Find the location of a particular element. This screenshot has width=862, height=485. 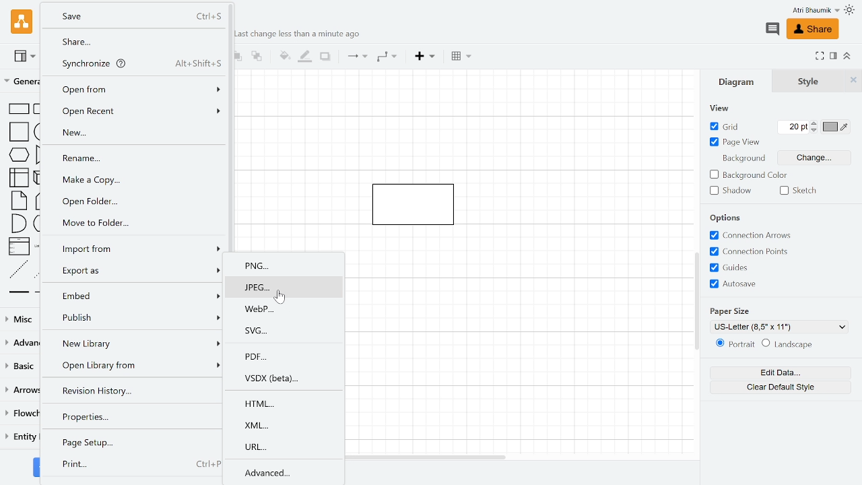

Grid pts is located at coordinates (794, 127).